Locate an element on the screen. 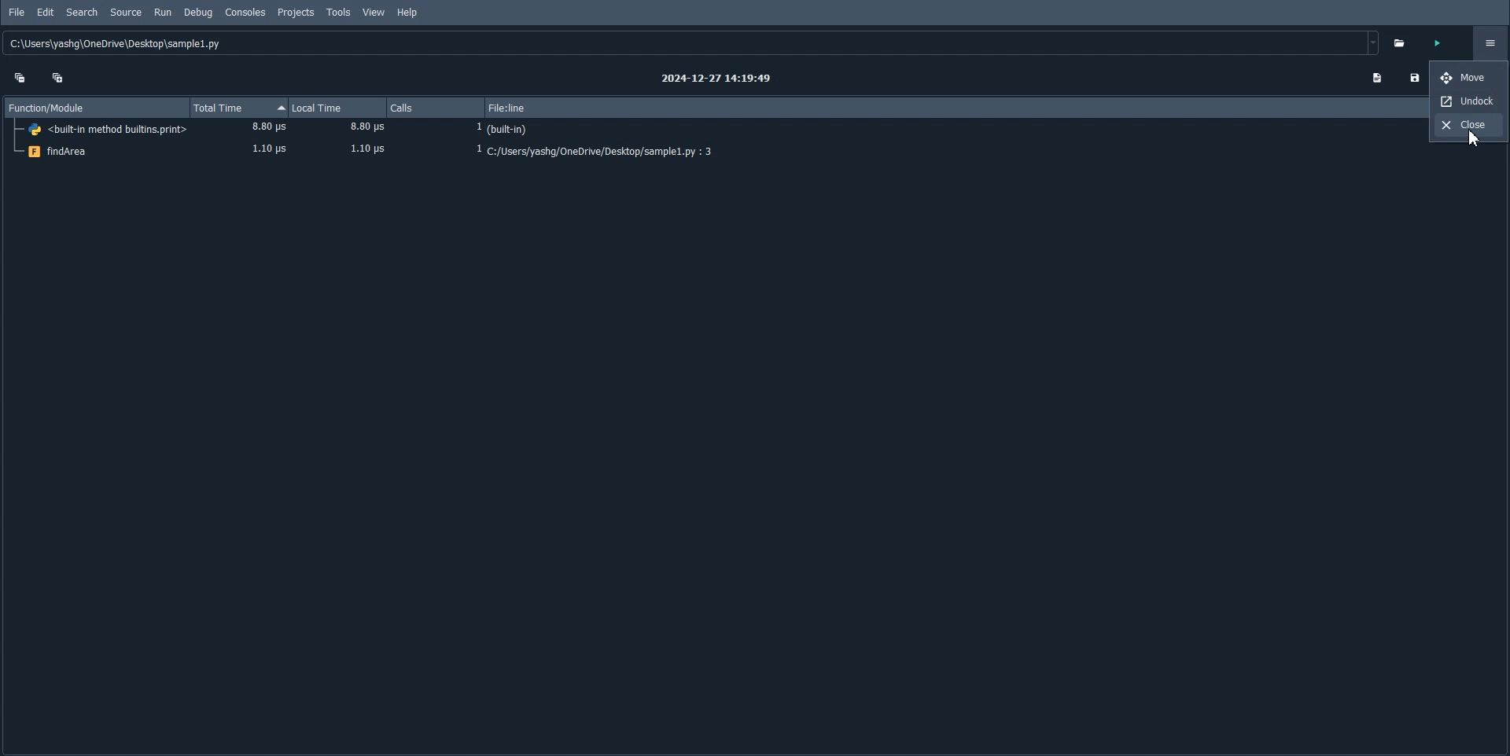 The image size is (1510, 756). <built-in method buitlin print> is located at coordinates (714, 130).